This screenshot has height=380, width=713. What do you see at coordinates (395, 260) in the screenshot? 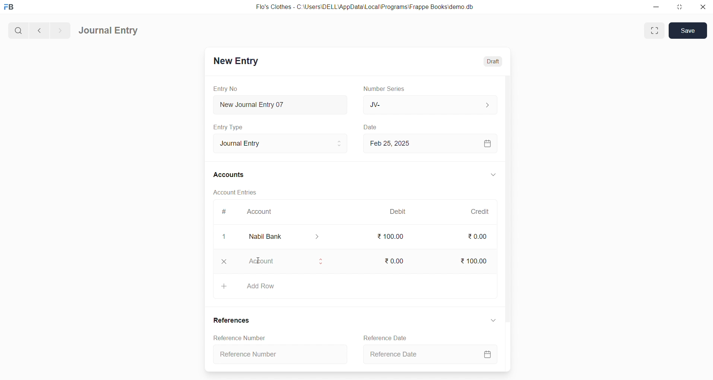
I see `₹ 0.00` at bounding box center [395, 260].